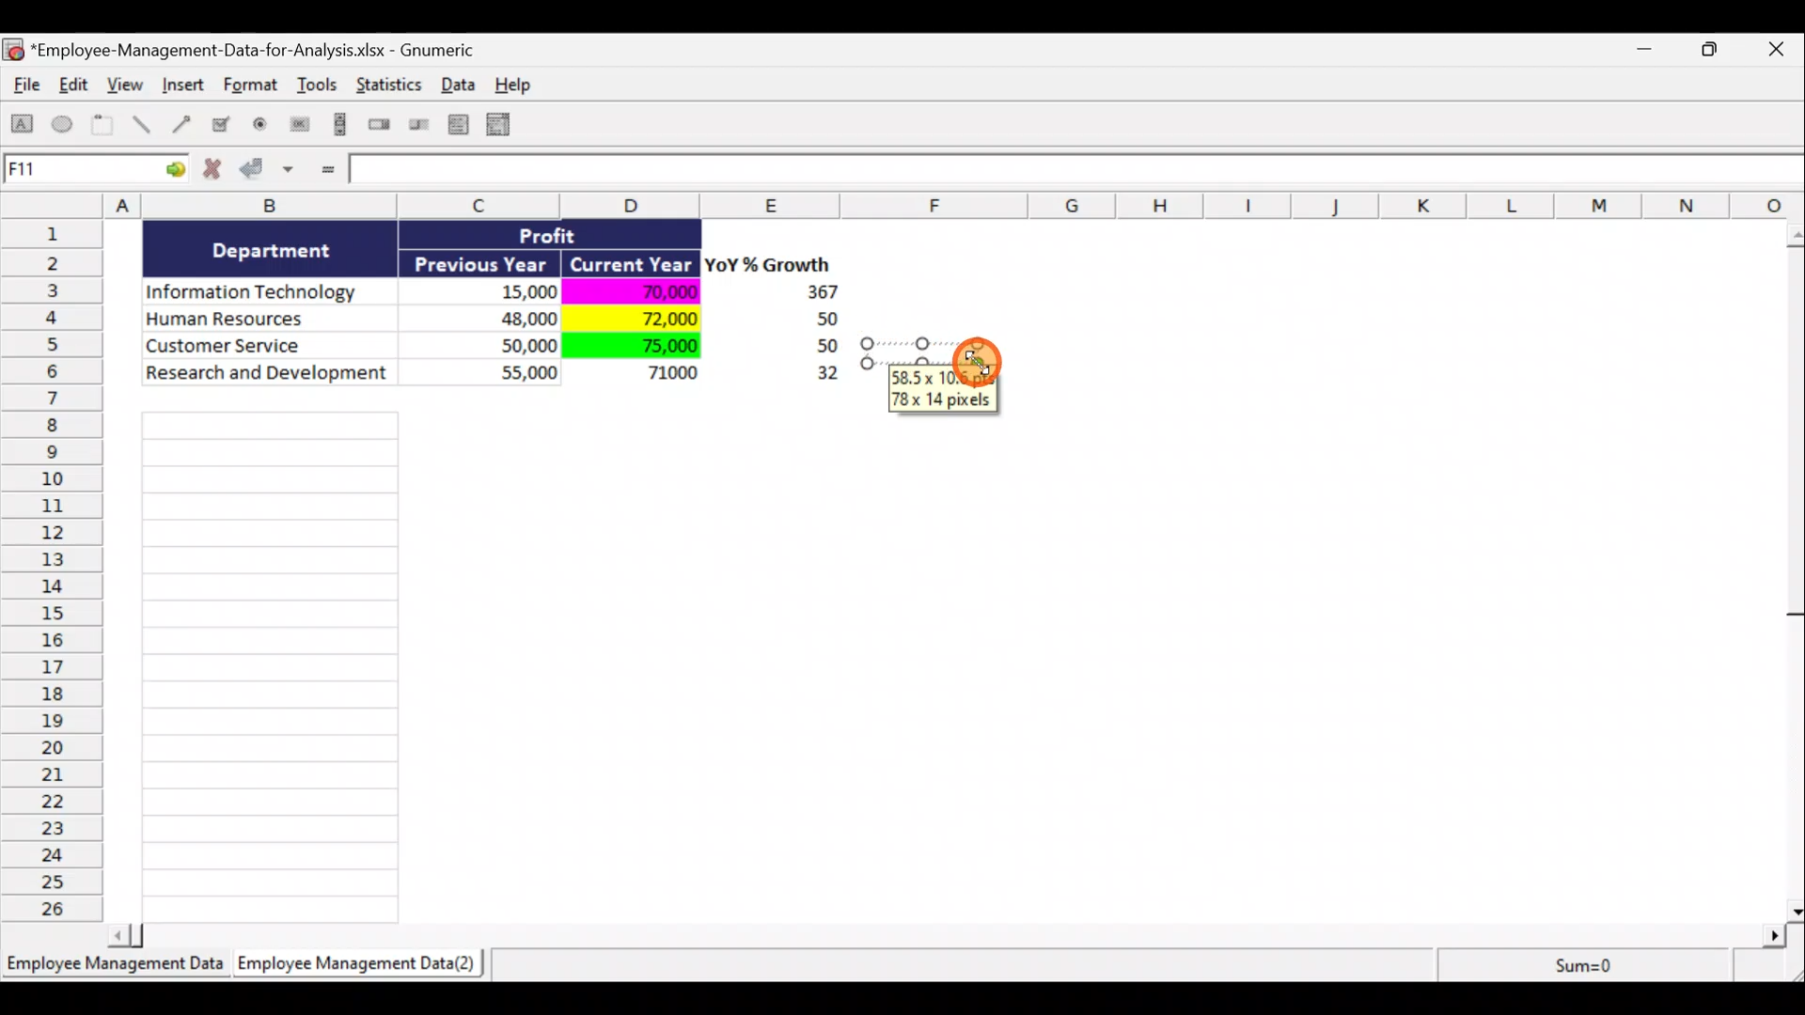 The height and width of the screenshot is (1015, 1805). What do you see at coordinates (270, 176) in the screenshot?
I see `Accept changes` at bounding box center [270, 176].